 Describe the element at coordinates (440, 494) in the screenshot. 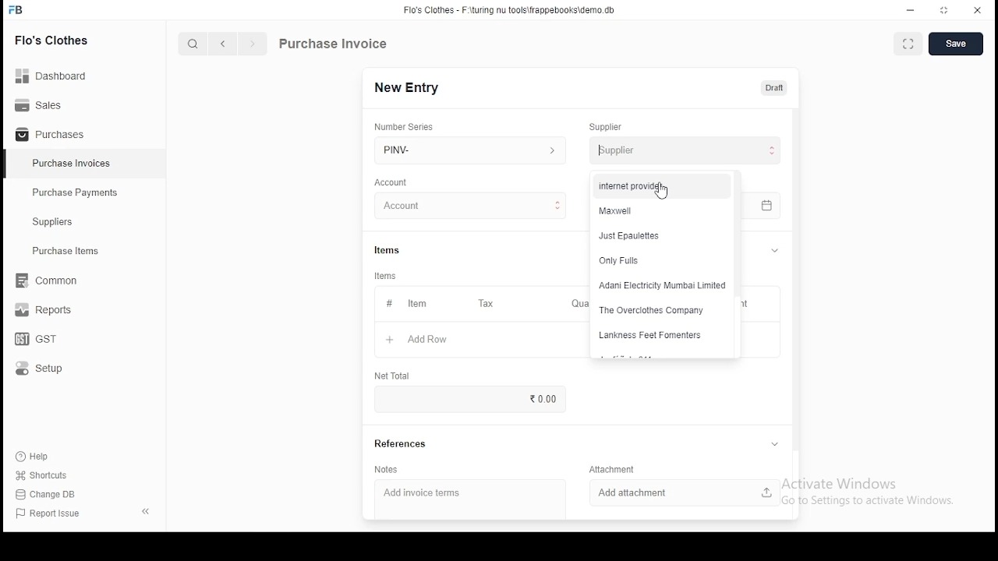

I see `add invoice items` at that location.